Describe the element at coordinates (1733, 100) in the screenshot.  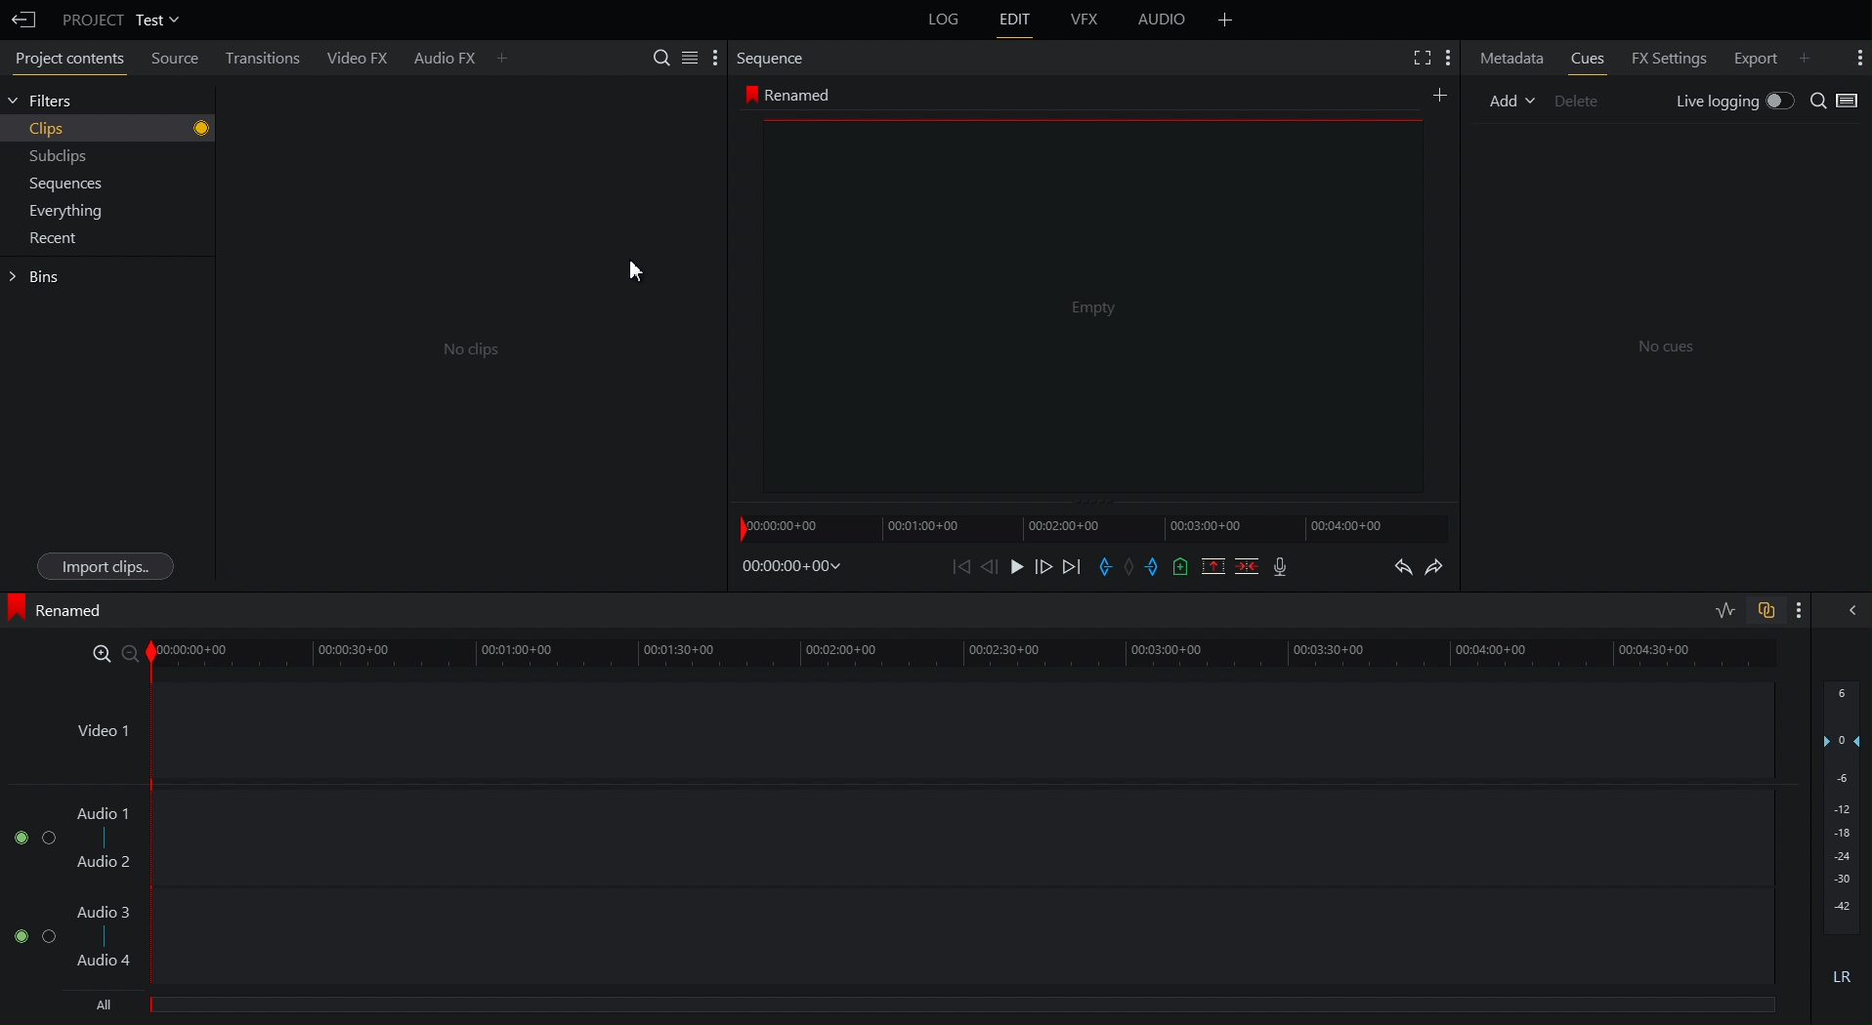
I see `Live logging` at that location.